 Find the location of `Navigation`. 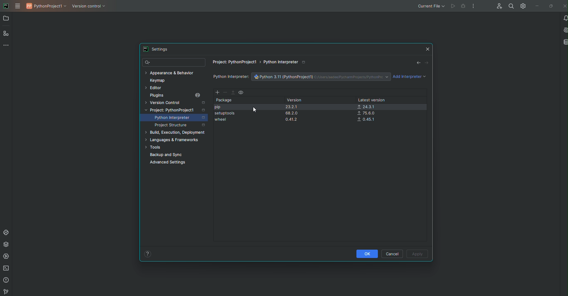

Navigation is located at coordinates (421, 62).